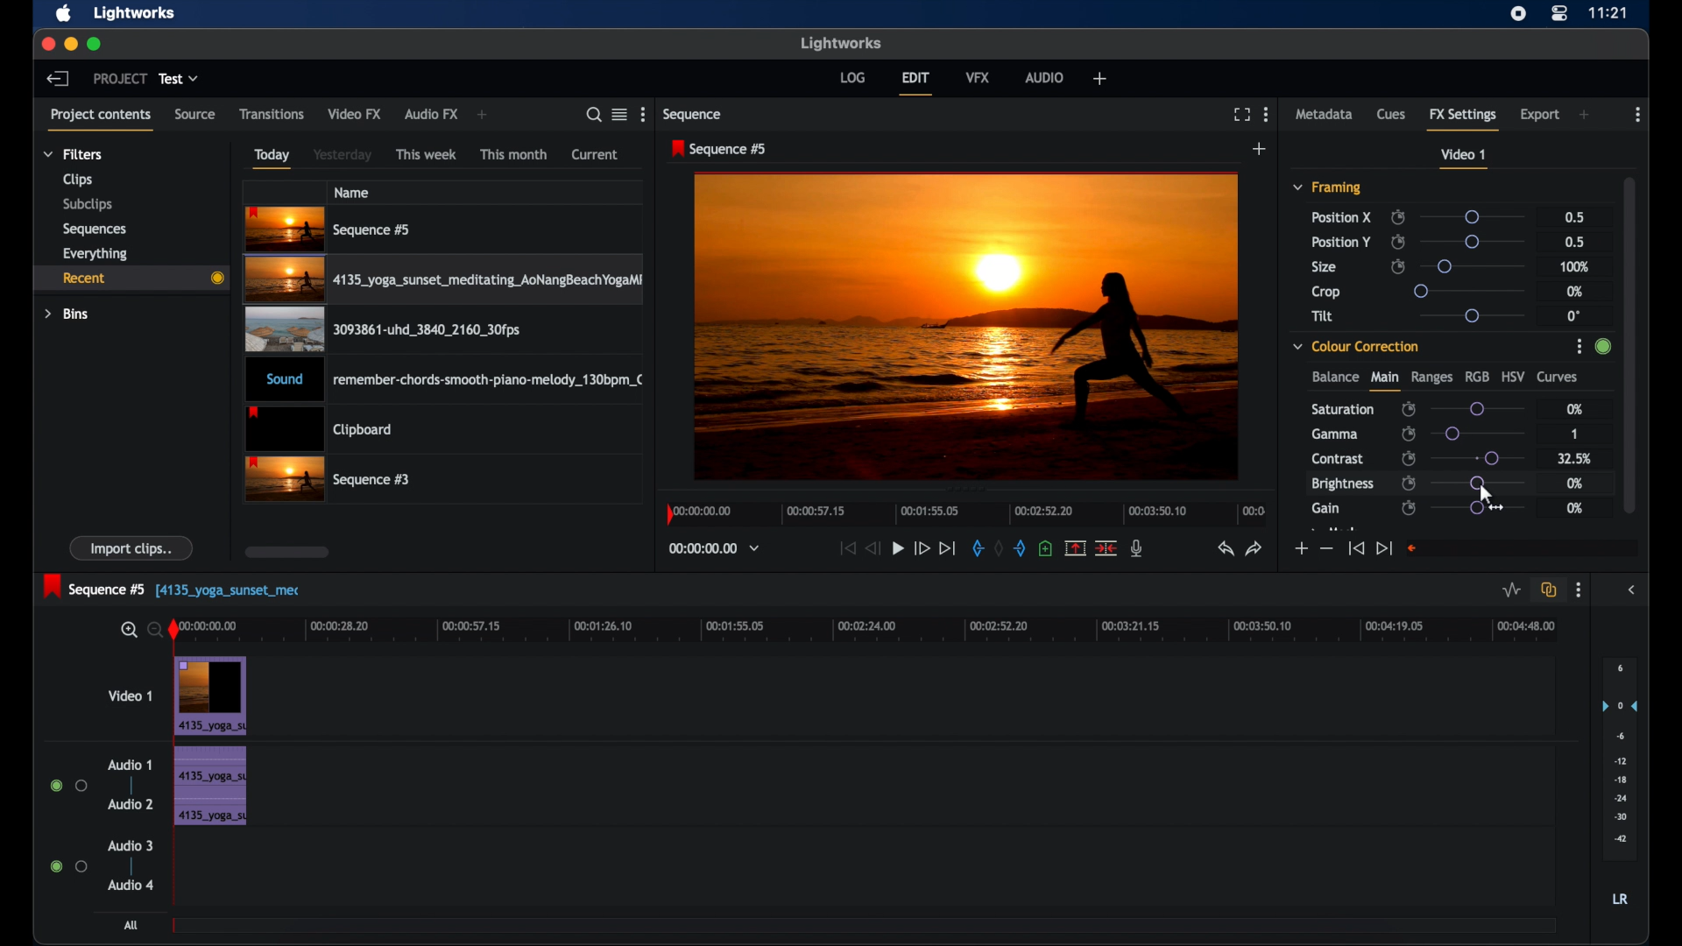  Describe the element at coordinates (1137, 547) in the screenshot. I see `mic` at that location.